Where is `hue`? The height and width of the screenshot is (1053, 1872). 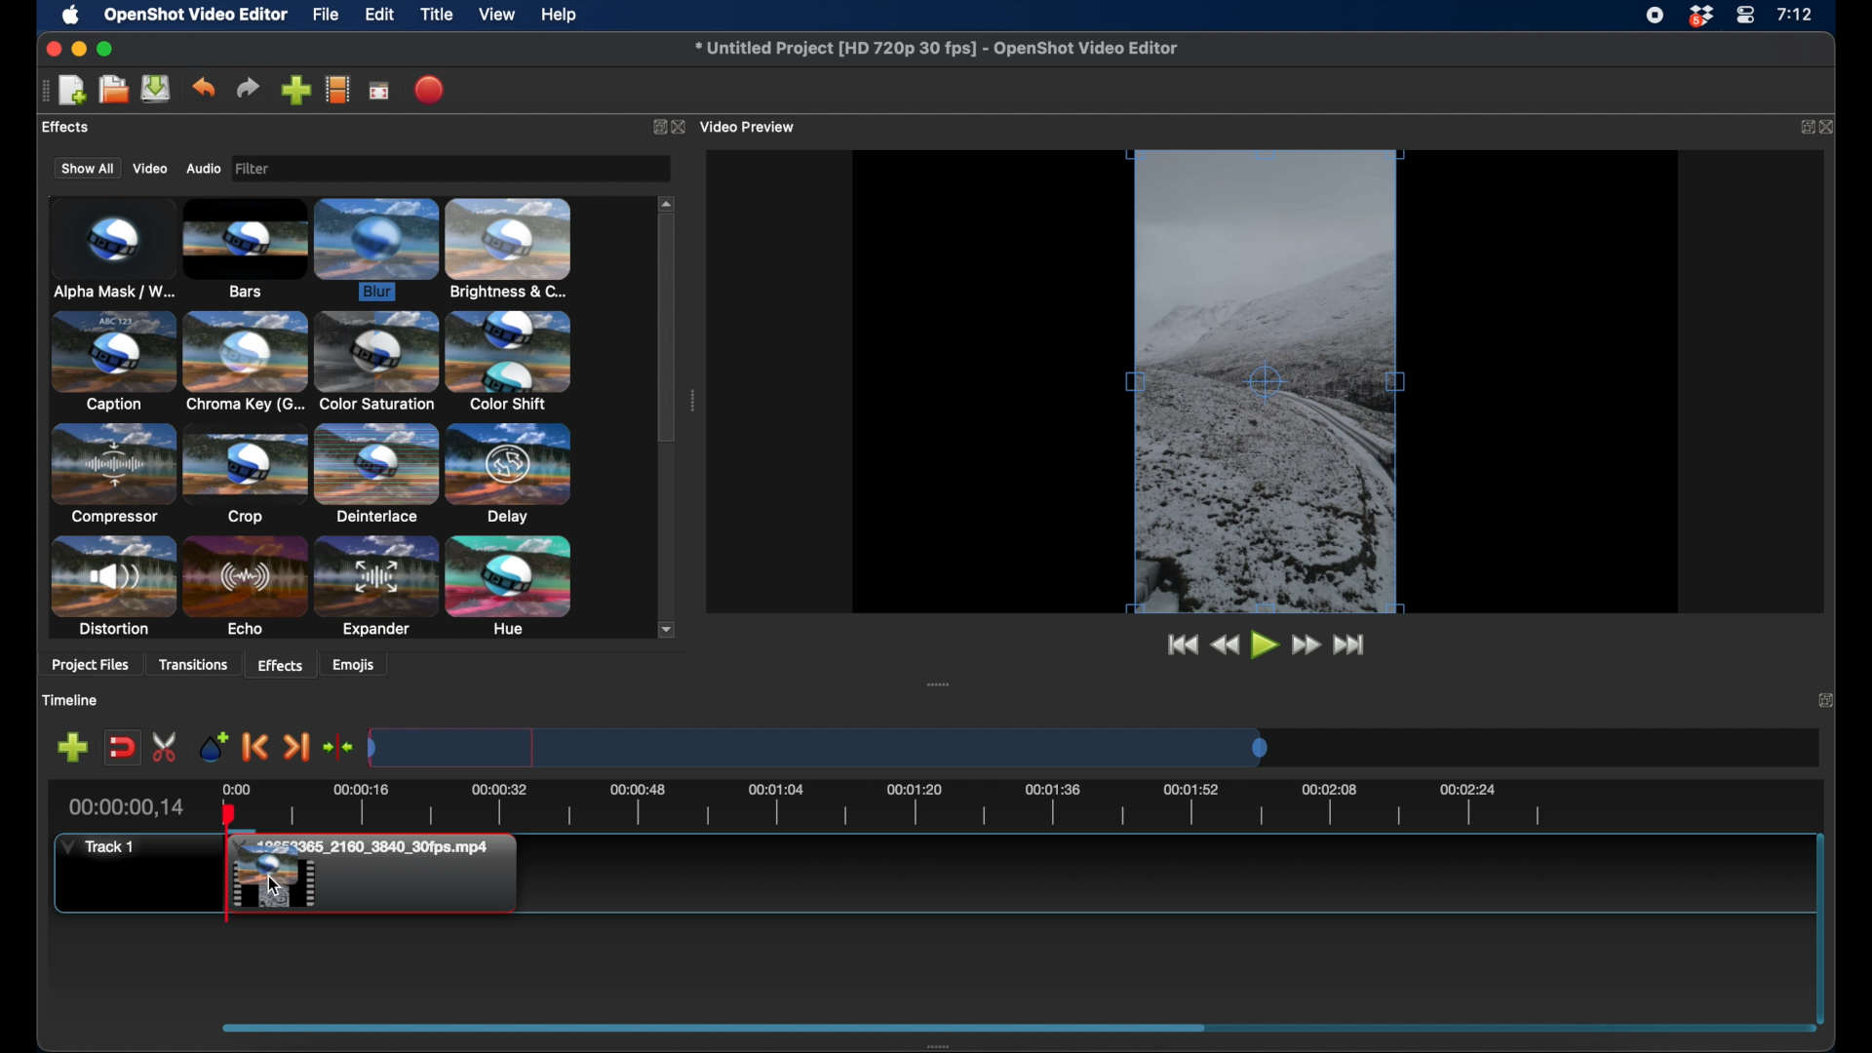 hue is located at coordinates (509, 587).